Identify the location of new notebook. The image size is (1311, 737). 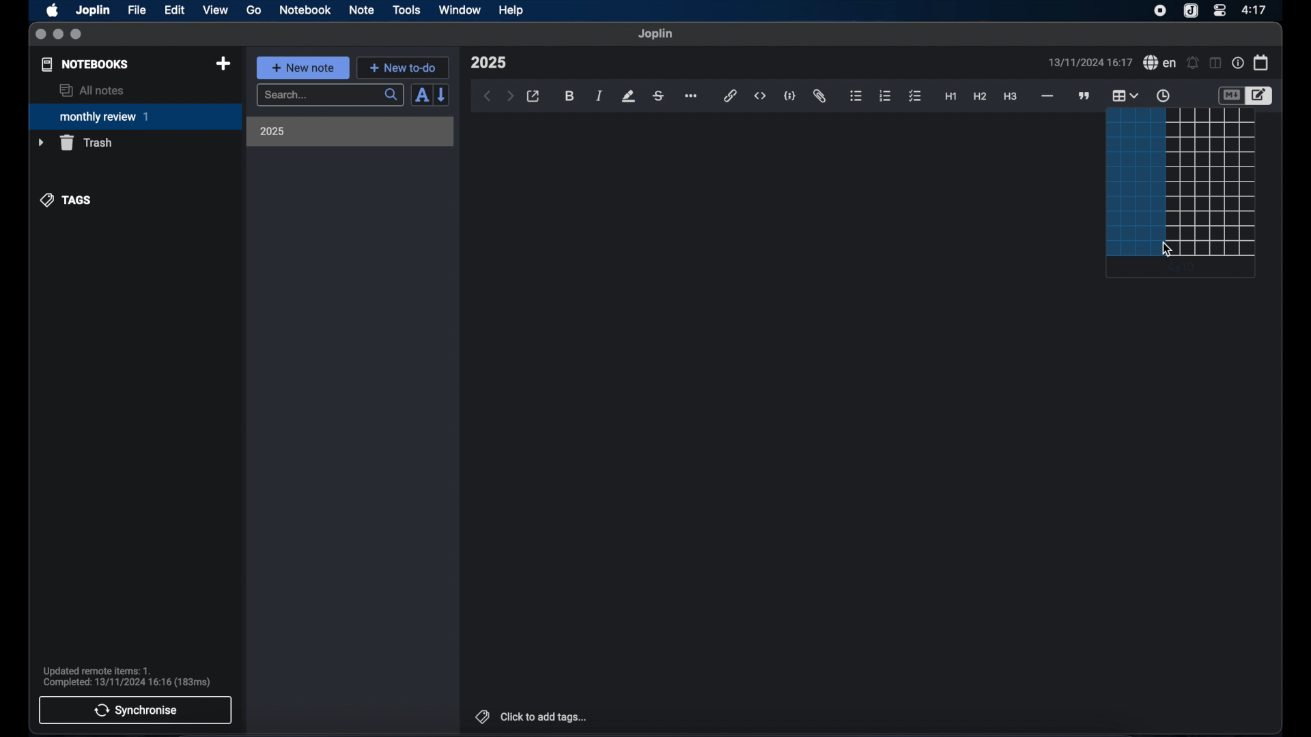
(223, 64).